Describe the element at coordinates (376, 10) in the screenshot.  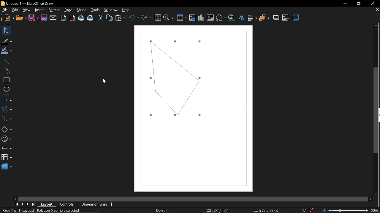
I see `close current tab` at that location.